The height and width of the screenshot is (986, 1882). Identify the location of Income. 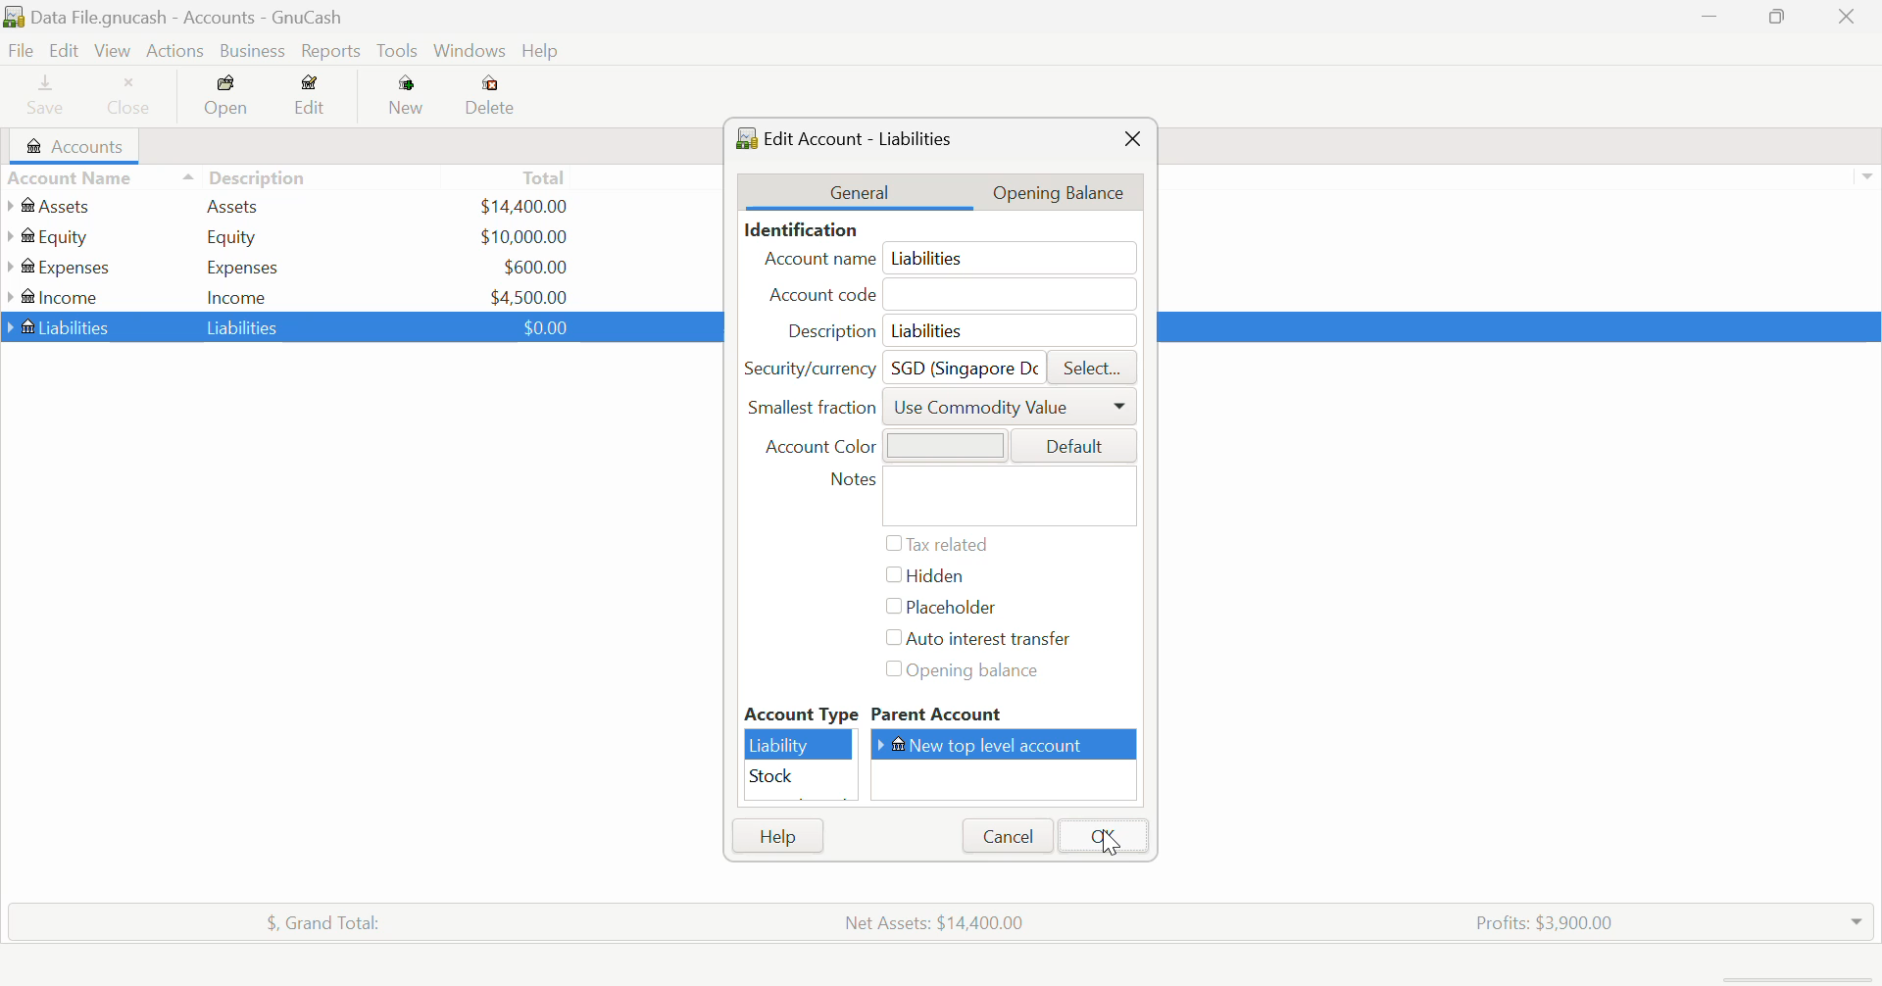
(237, 296).